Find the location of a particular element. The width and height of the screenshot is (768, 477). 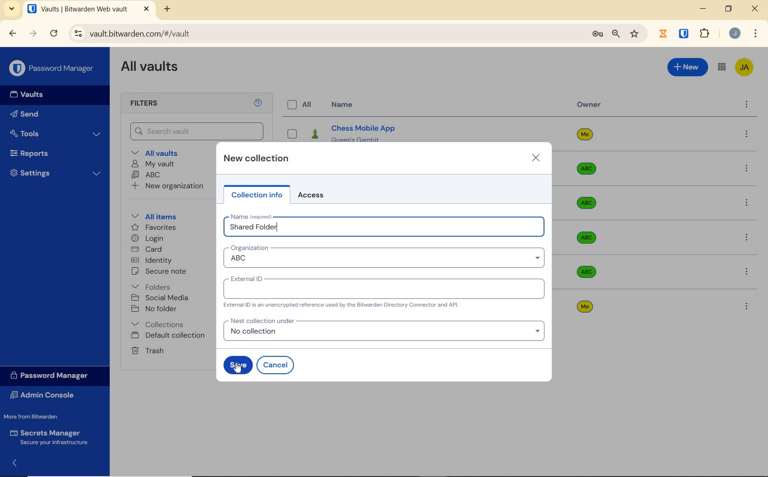

more options is located at coordinates (747, 169).